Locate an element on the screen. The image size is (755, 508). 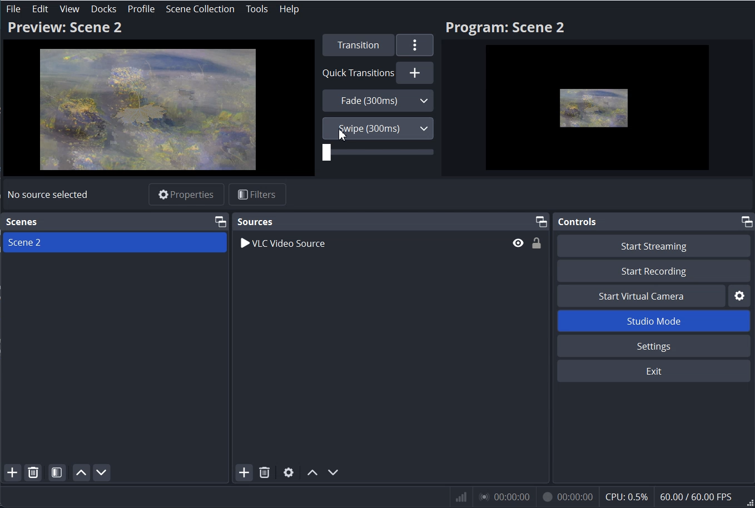
Settings is located at coordinates (655, 346).